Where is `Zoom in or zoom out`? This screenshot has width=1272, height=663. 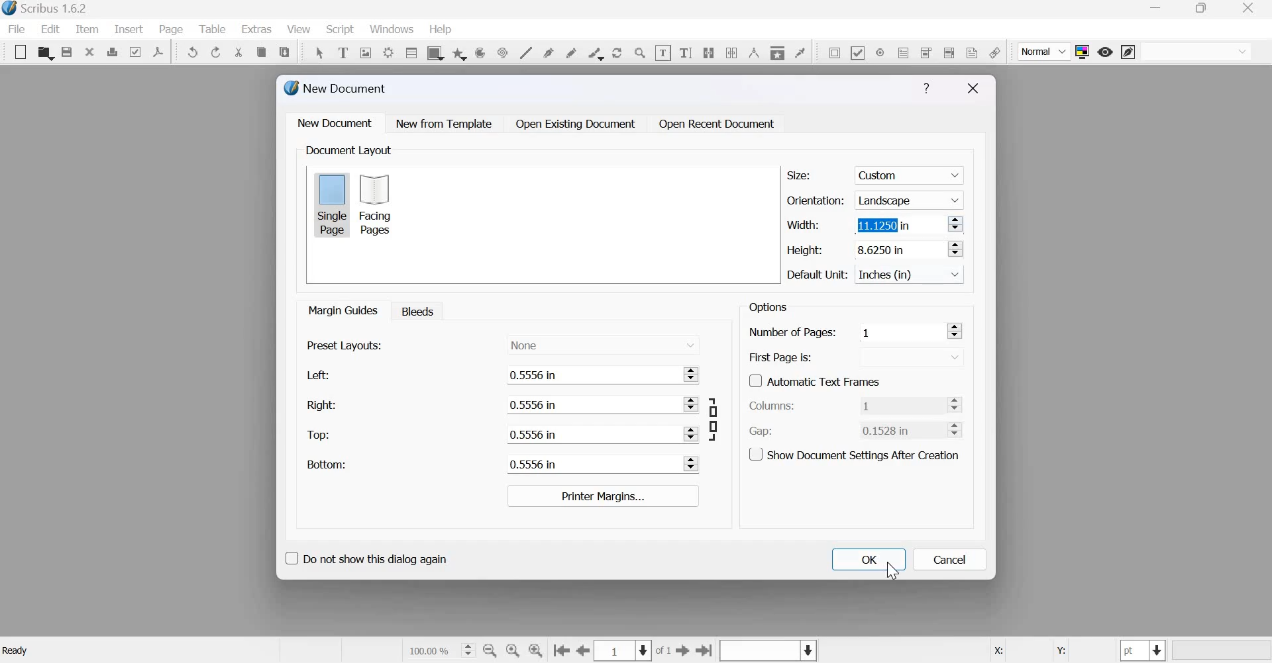 Zoom in or zoom out is located at coordinates (640, 52).